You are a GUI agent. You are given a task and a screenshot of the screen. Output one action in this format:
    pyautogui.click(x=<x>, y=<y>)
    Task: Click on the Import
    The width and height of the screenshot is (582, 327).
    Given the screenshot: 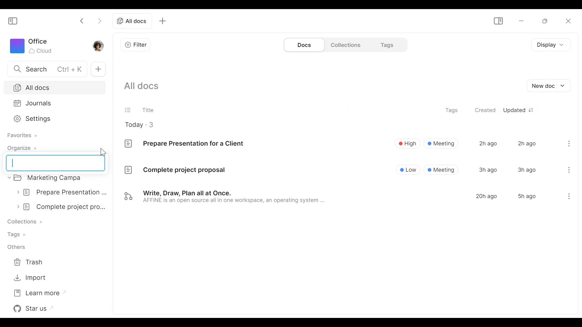 What is the action you would take?
    pyautogui.click(x=32, y=276)
    